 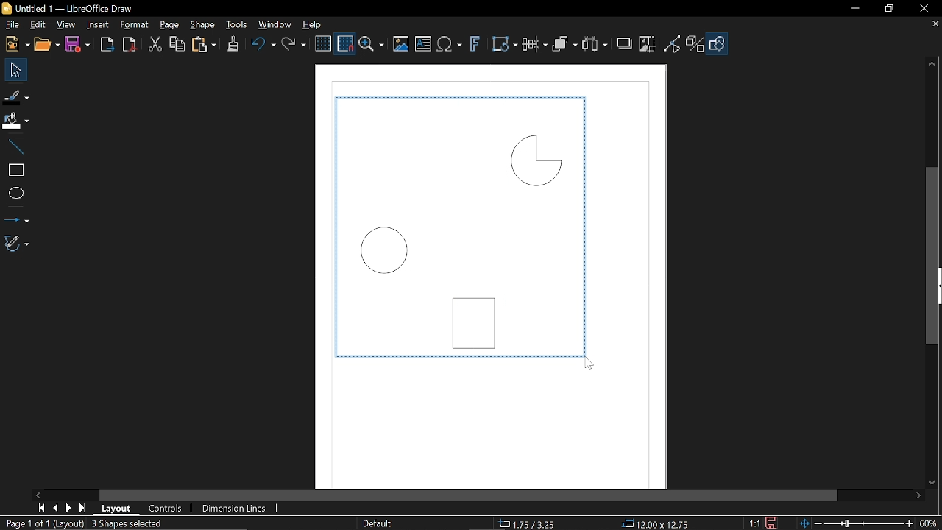 I want to click on Window, so click(x=275, y=25).